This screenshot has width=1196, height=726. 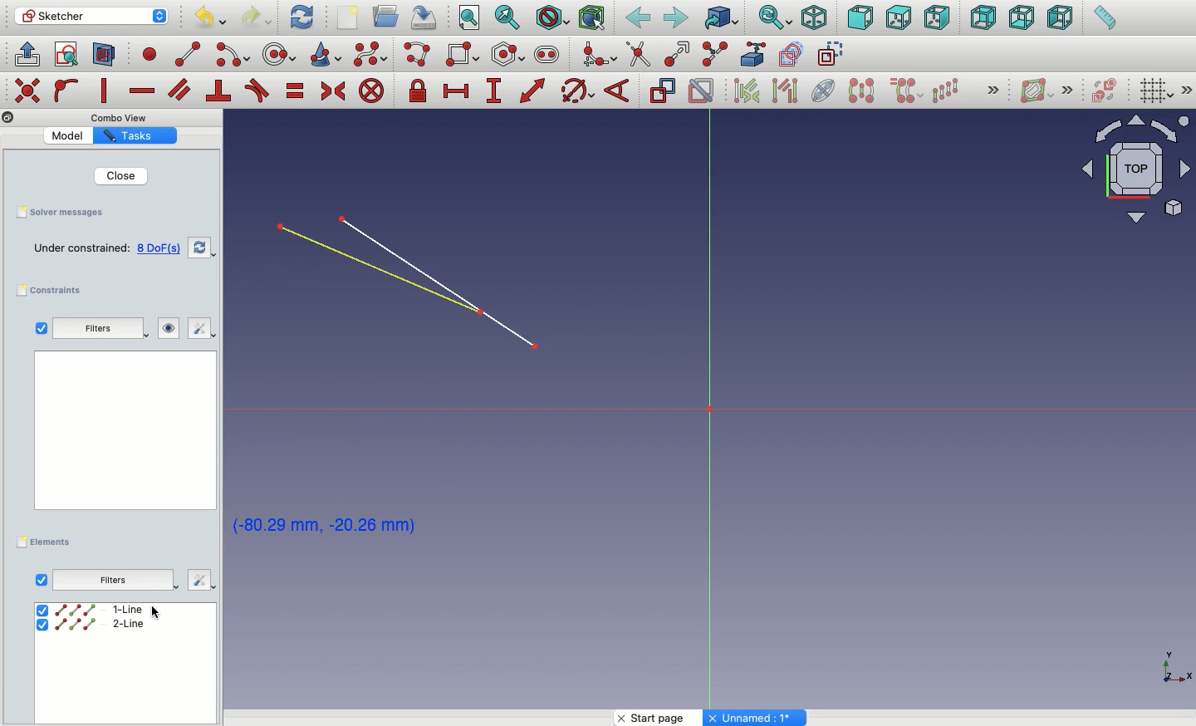 What do you see at coordinates (814, 17) in the screenshot?
I see `Isometric` at bounding box center [814, 17].